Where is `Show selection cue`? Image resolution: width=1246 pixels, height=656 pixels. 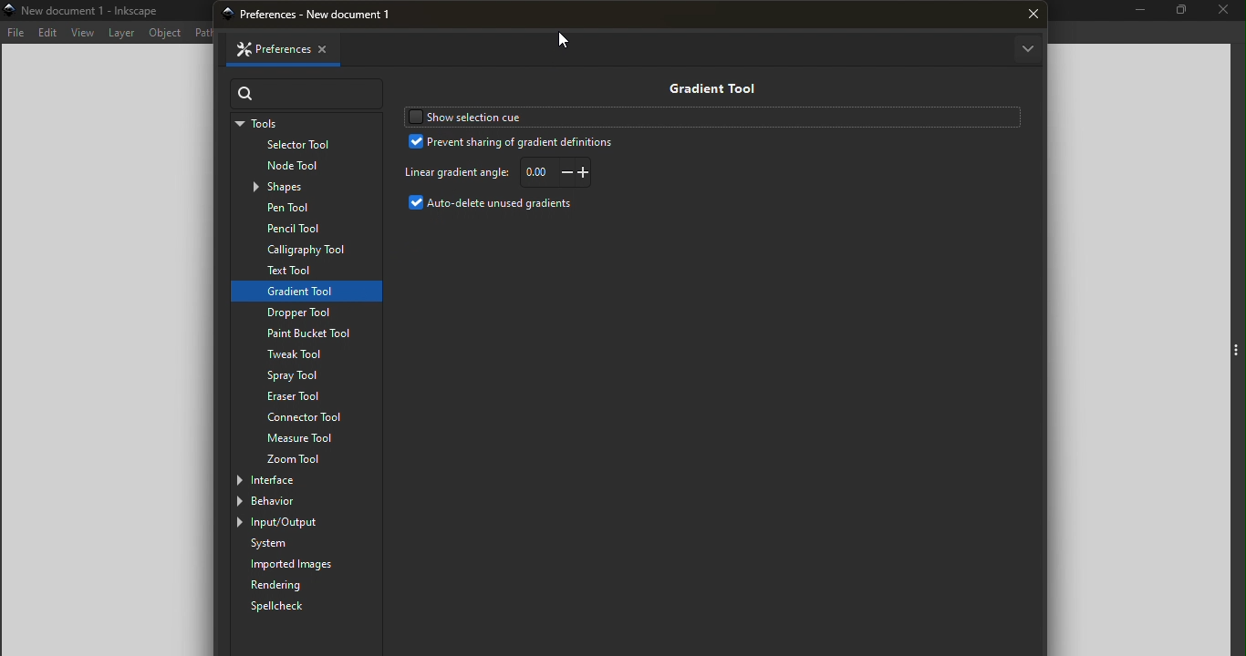
Show selection cue is located at coordinates (523, 117).